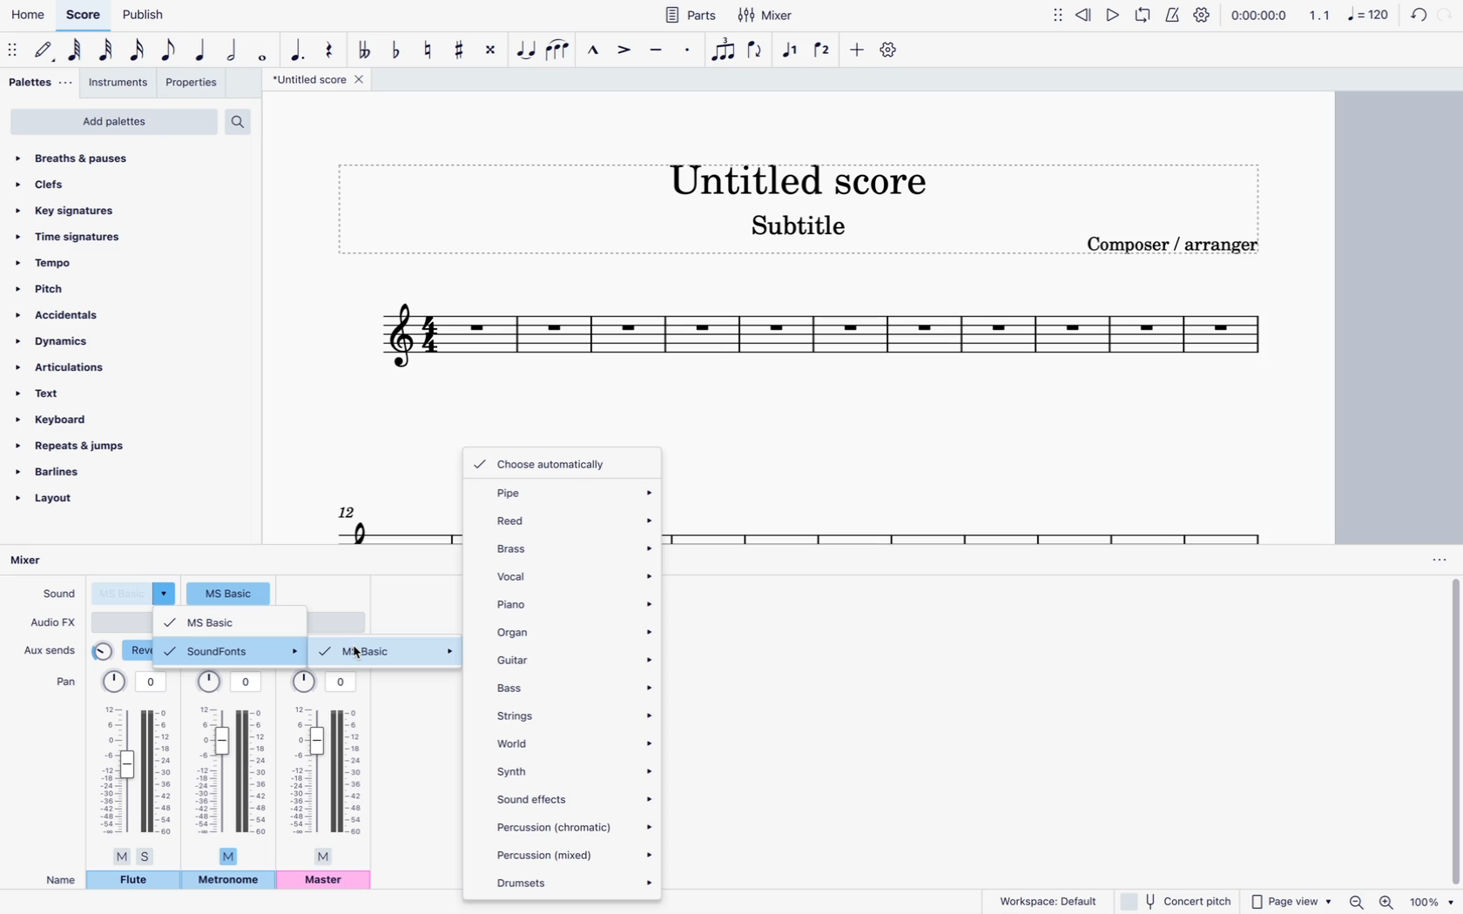 Image resolution: width=1463 pixels, height=914 pixels. Describe the element at coordinates (113, 124) in the screenshot. I see `add palettes` at that location.